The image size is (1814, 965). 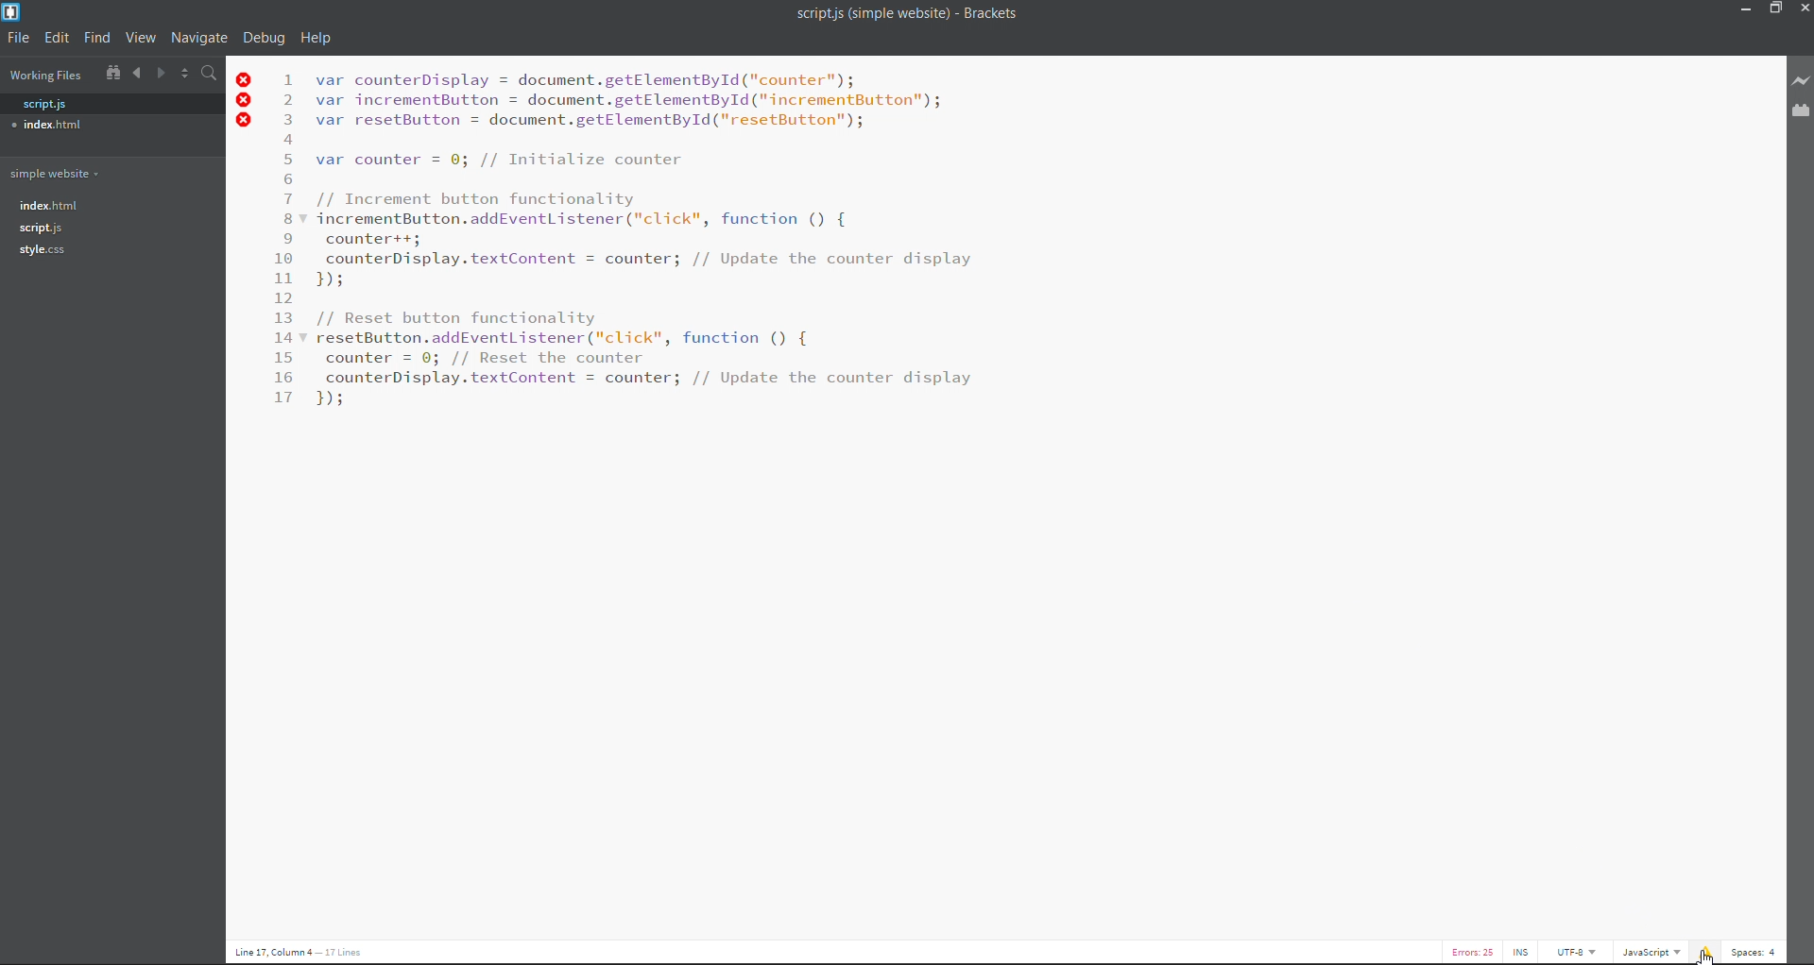 What do you see at coordinates (142, 38) in the screenshot?
I see `view` at bounding box center [142, 38].